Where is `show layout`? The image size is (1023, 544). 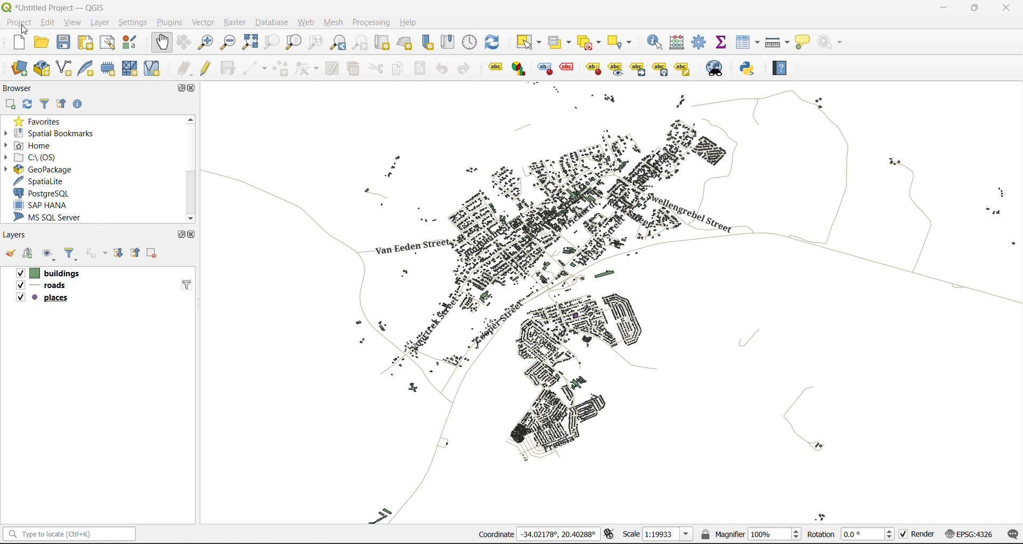 show layout is located at coordinates (107, 42).